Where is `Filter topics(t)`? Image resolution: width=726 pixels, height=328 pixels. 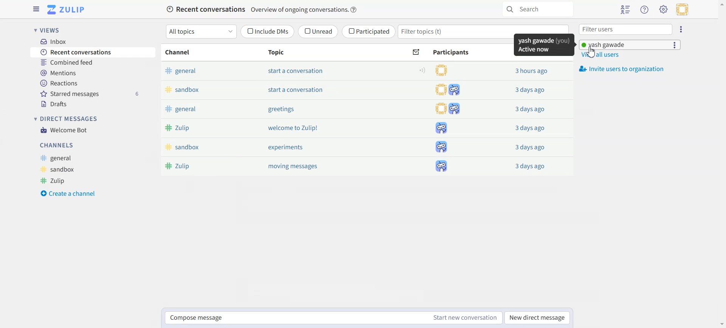
Filter topics(t) is located at coordinates (447, 32).